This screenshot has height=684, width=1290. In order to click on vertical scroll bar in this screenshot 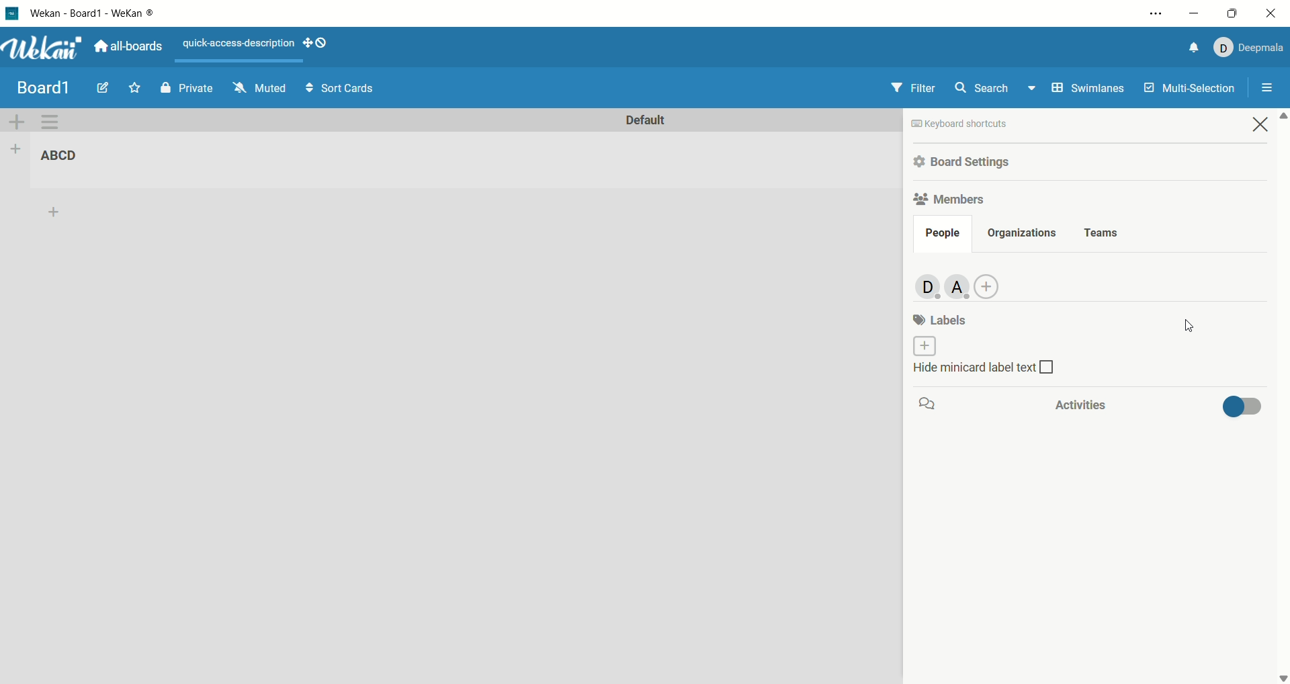, I will do `click(1282, 396)`.